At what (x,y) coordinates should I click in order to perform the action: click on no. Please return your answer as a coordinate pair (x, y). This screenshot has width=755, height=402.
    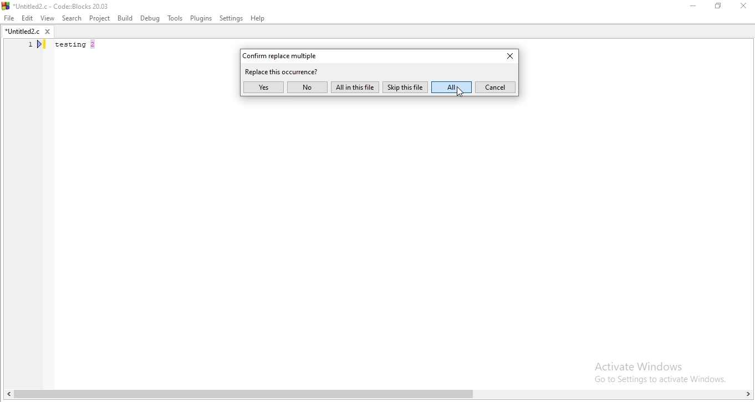
    Looking at the image, I should click on (308, 87).